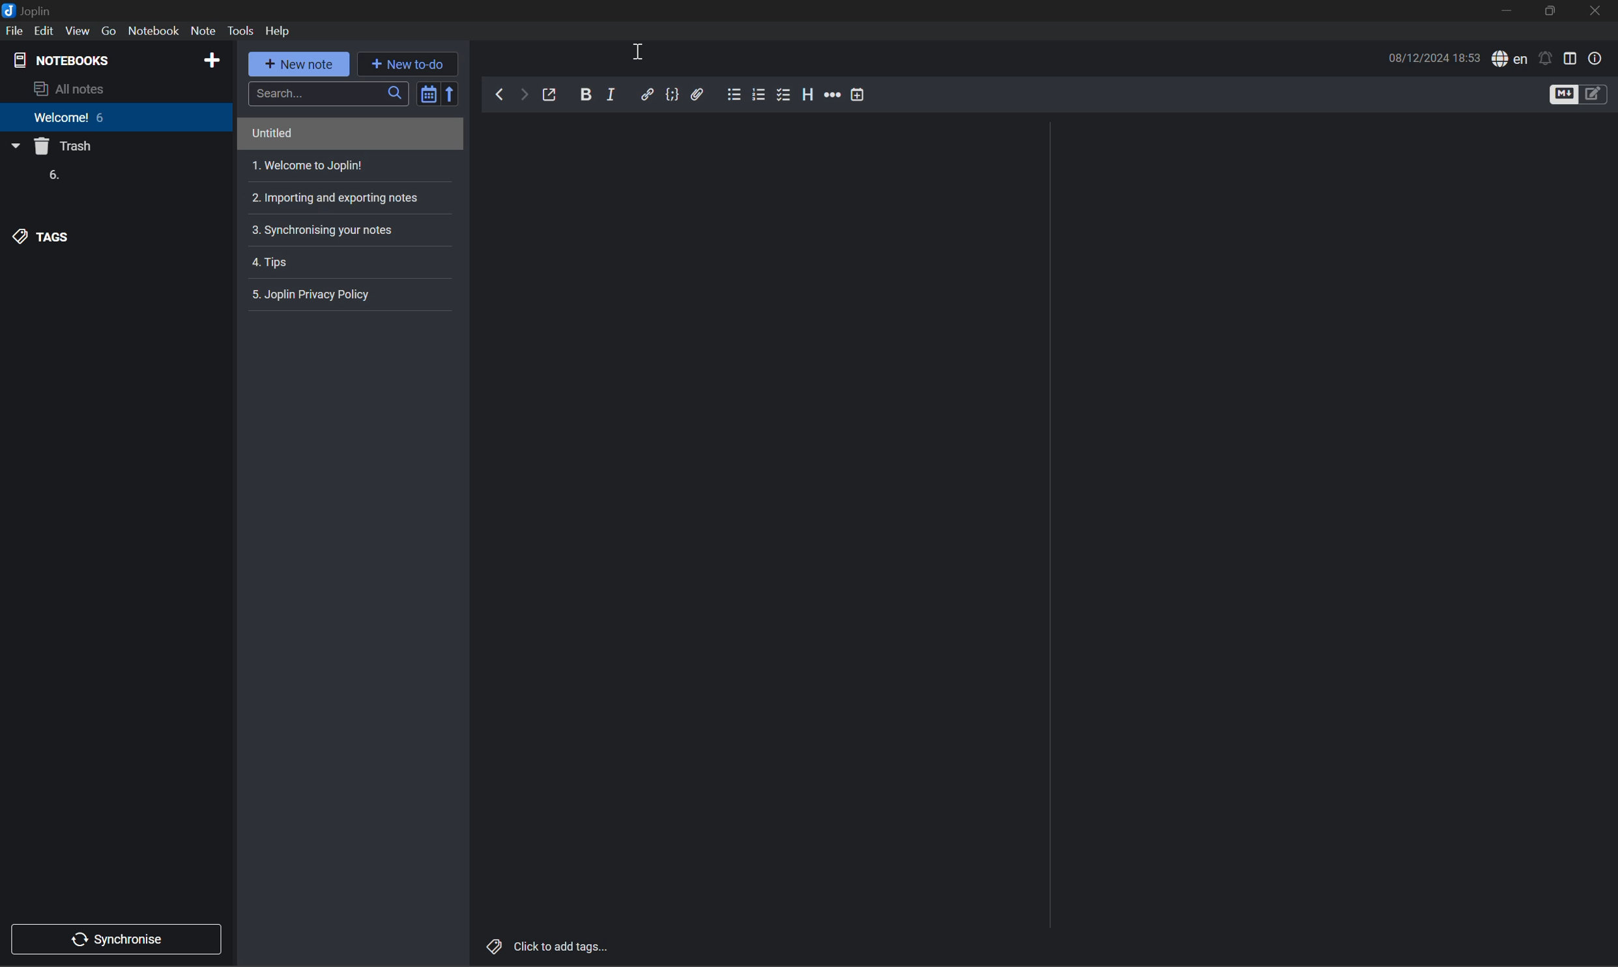 This screenshot has height=967, width=1618. Describe the element at coordinates (699, 94) in the screenshot. I see `Attach file` at that location.